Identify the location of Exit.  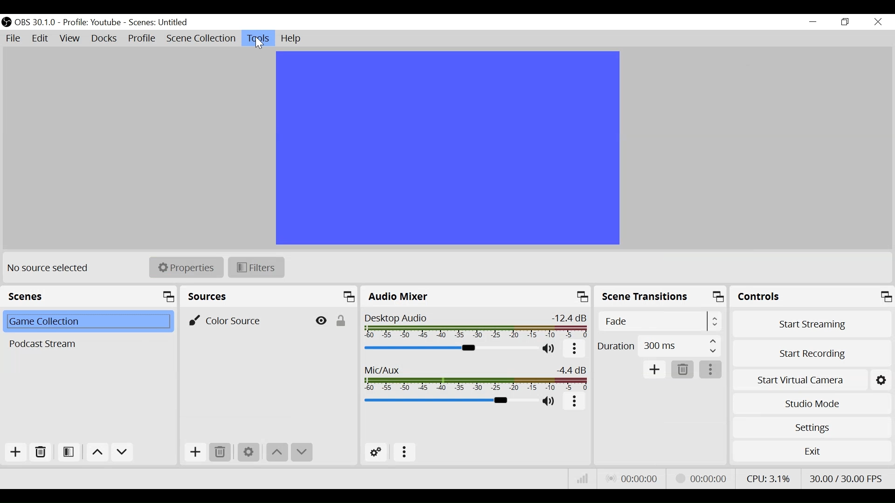
(812, 451).